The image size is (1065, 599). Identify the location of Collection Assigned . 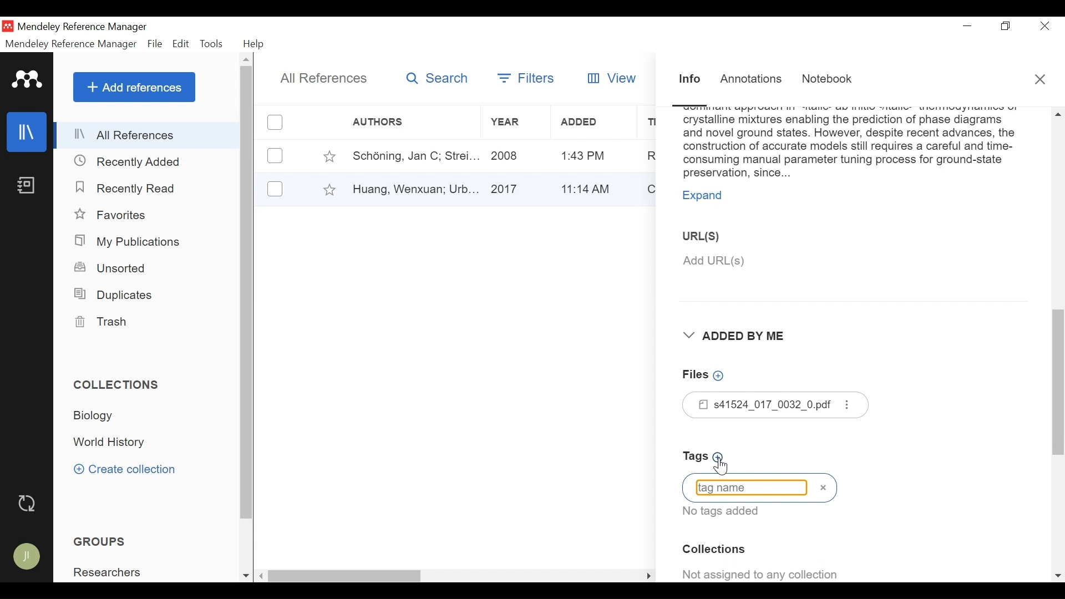
(763, 572).